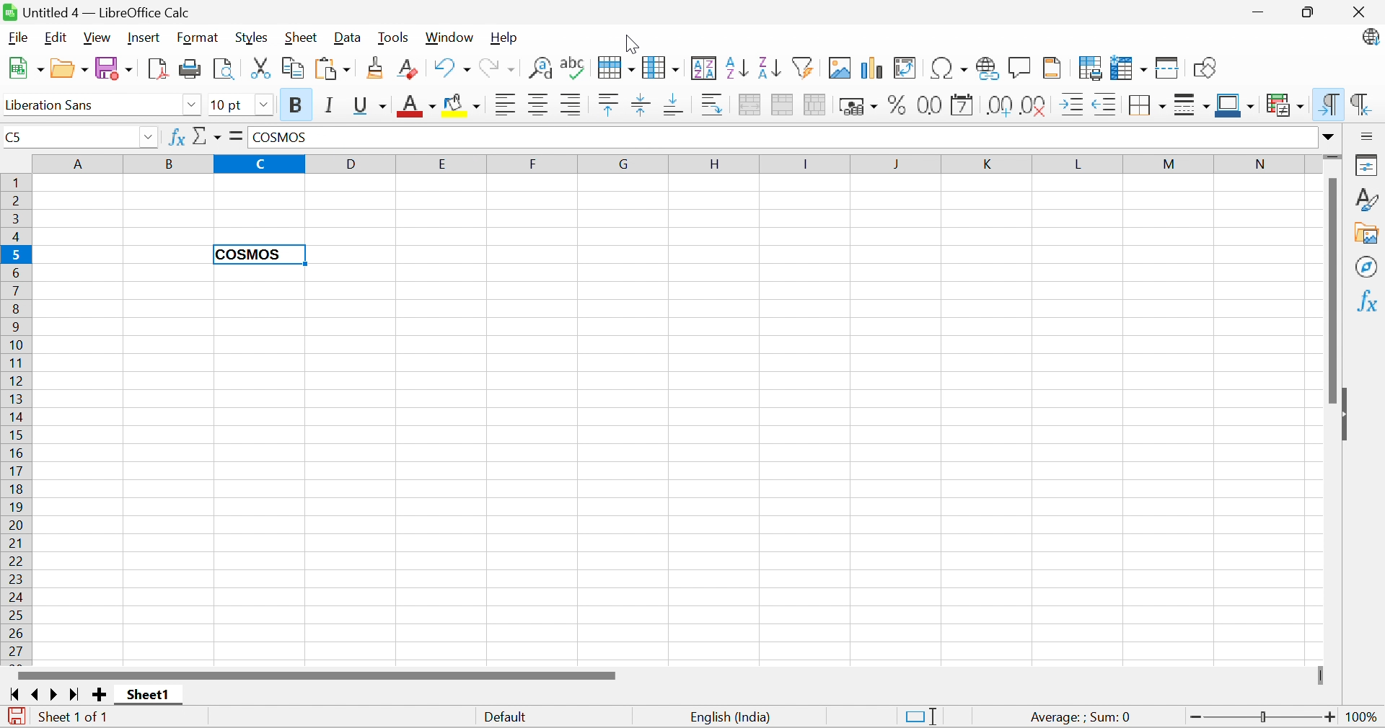 The height and width of the screenshot is (728, 1385). I want to click on Paste, so click(335, 68).